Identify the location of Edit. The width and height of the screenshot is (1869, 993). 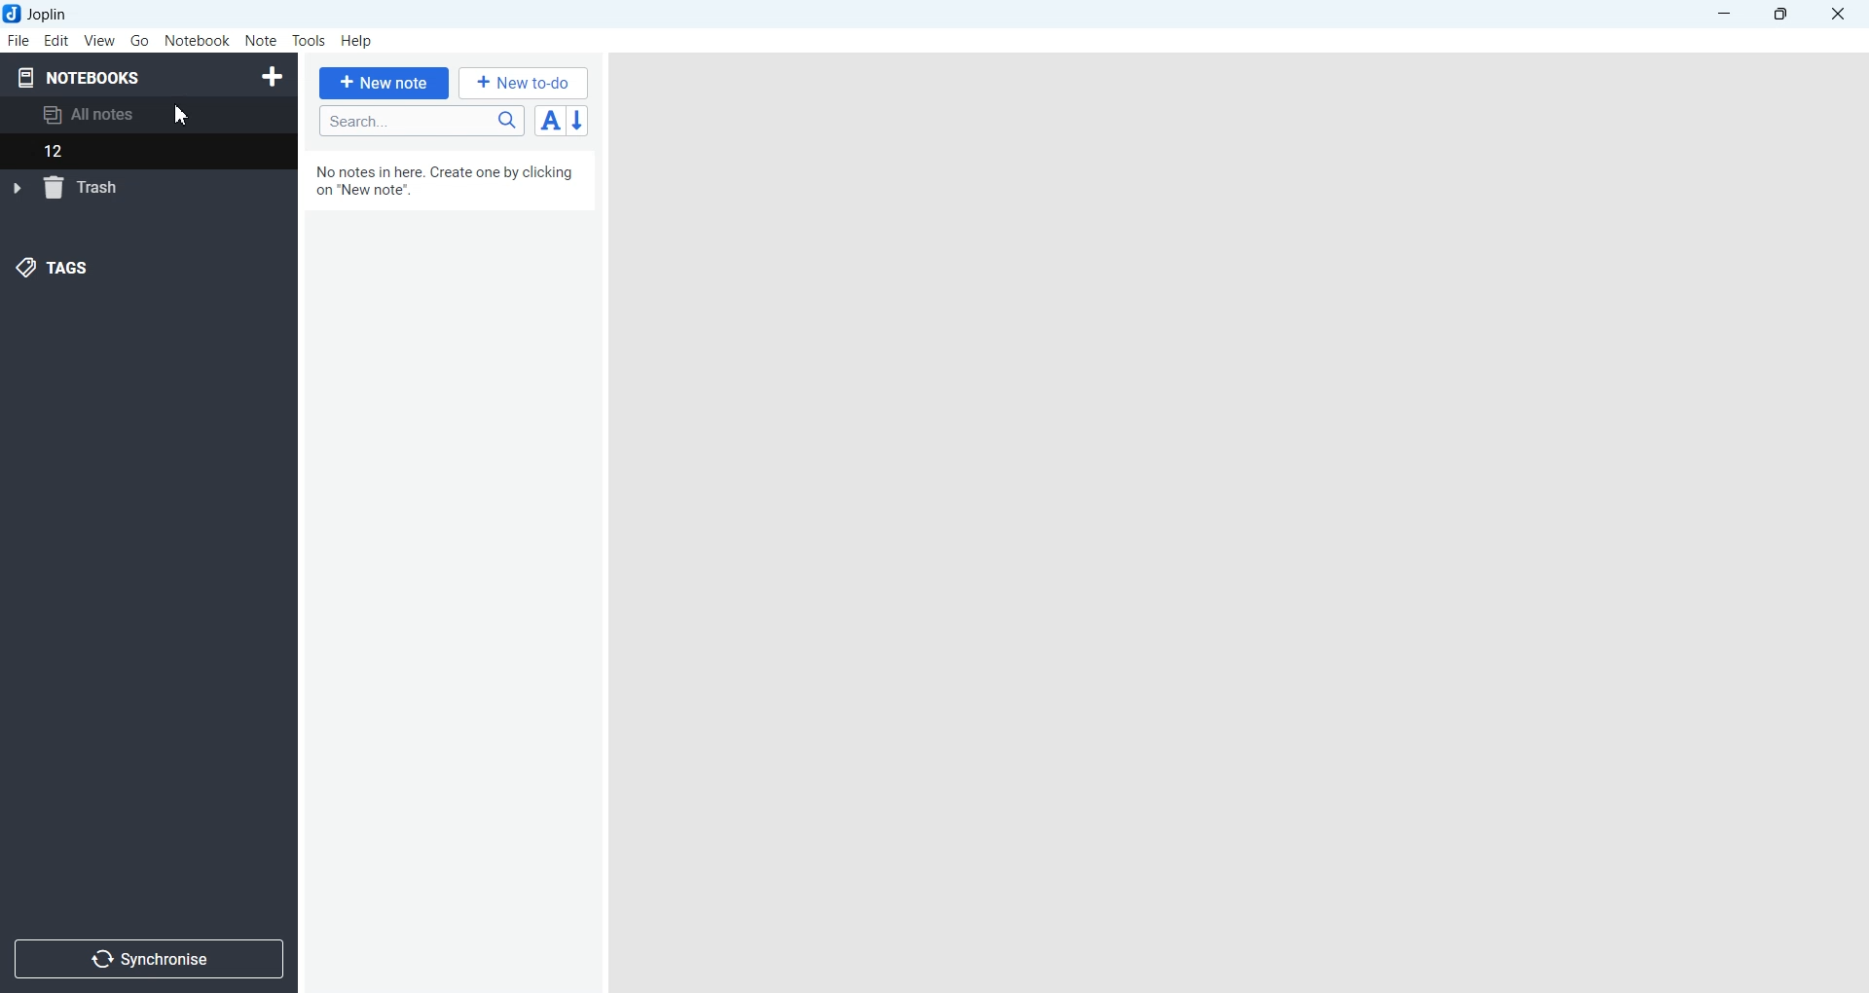
(56, 40).